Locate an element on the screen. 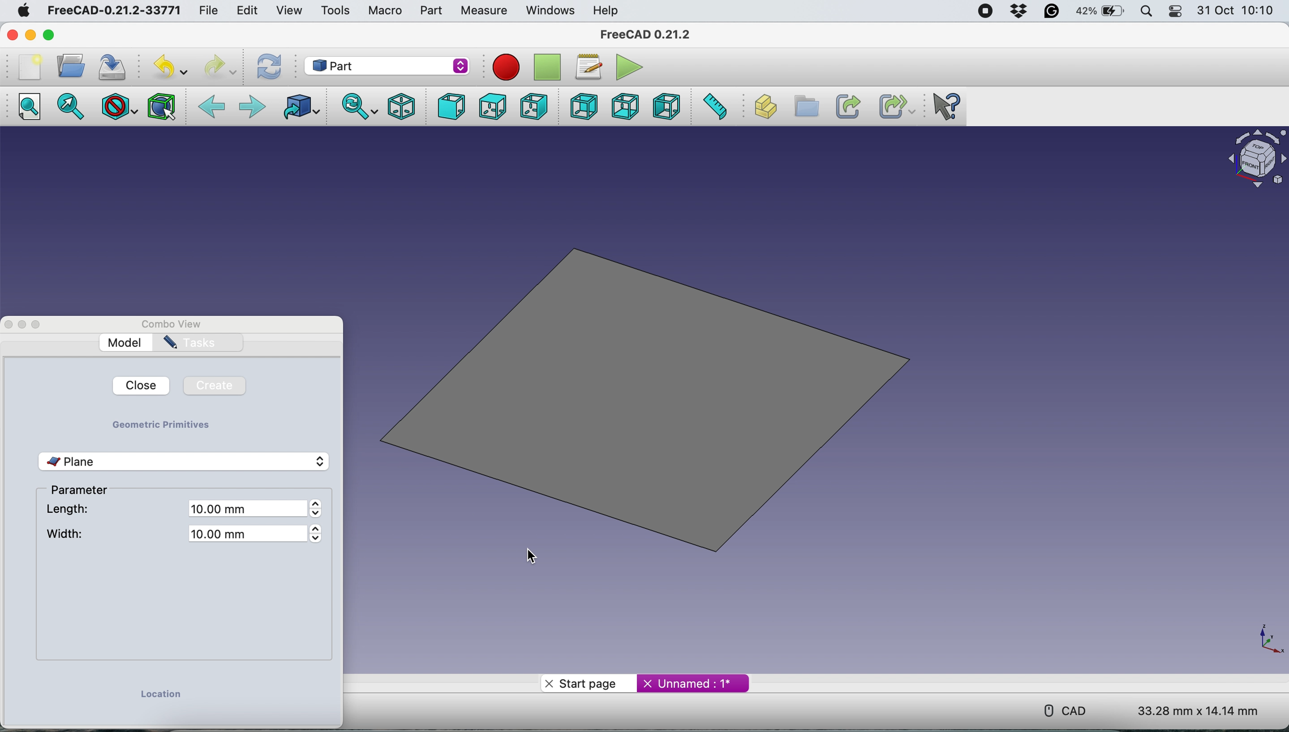 The height and width of the screenshot is (732, 1289). Object interface is located at coordinates (1255, 162).